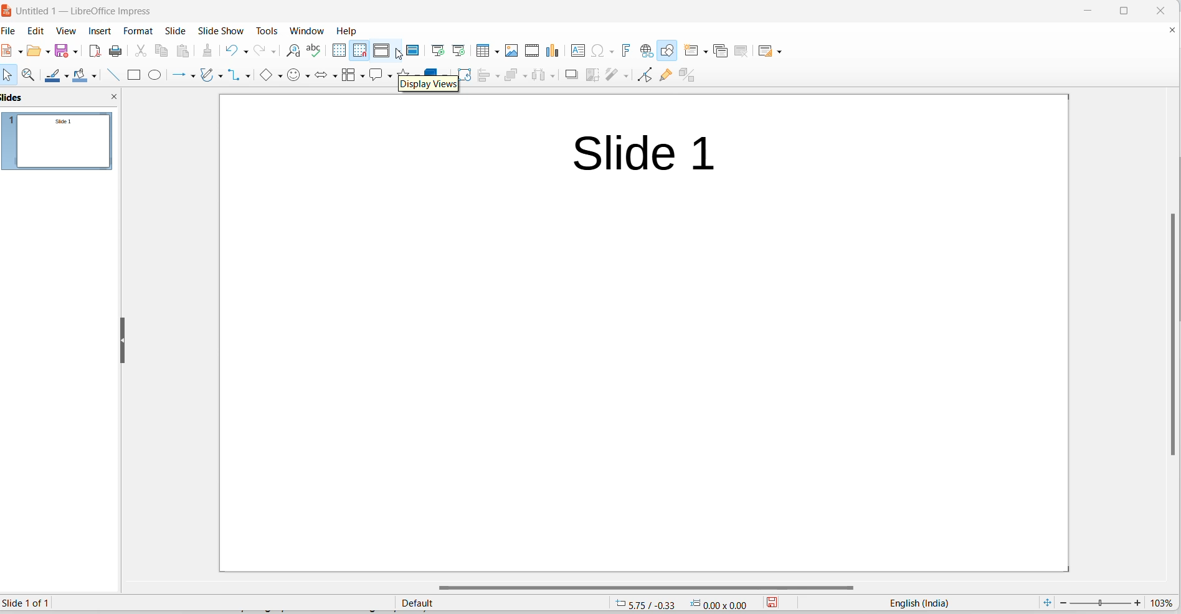  What do you see at coordinates (382, 51) in the screenshot?
I see `display views icons` at bounding box center [382, 51].